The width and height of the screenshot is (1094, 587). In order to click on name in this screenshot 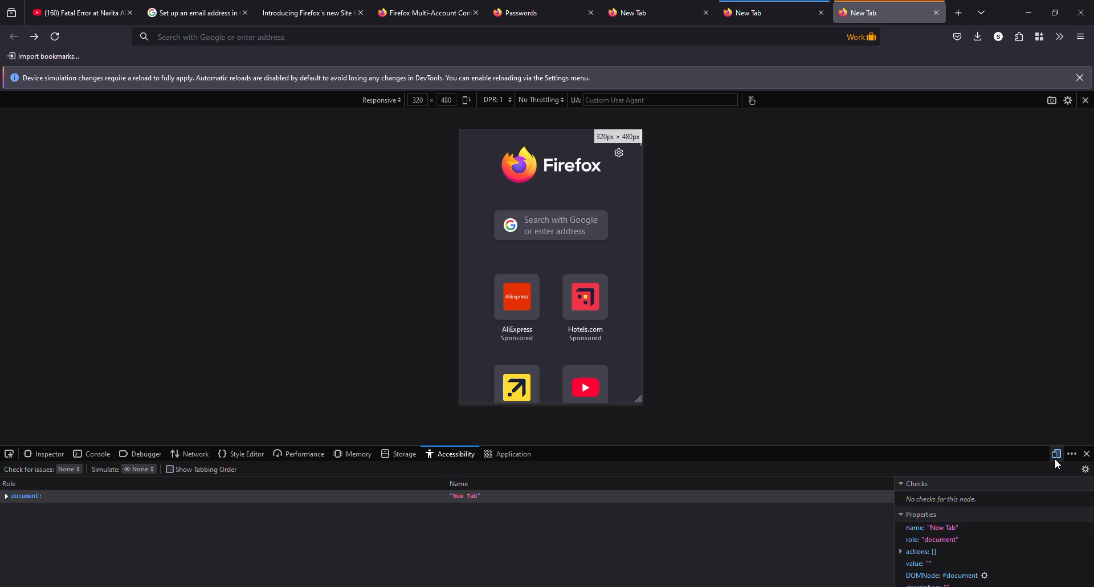, I will do `click(459, 484)`.